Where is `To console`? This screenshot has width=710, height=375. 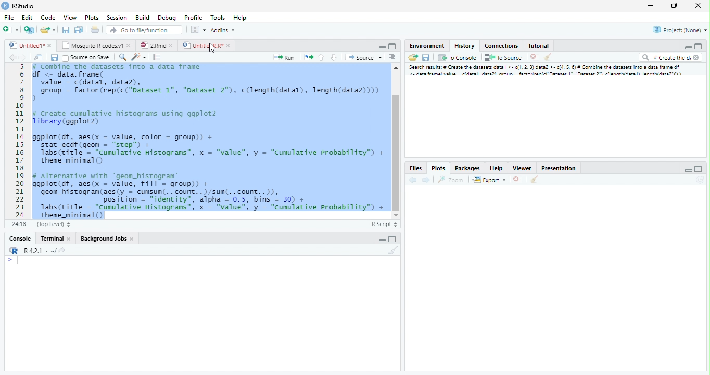 To console is located at coordinates (459, 58).